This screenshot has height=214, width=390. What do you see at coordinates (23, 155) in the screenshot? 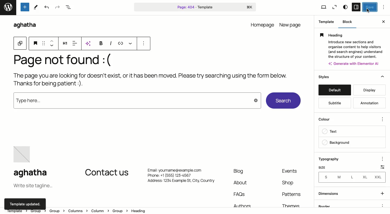
I see `image placeholder` at bounding box center [23, 155].